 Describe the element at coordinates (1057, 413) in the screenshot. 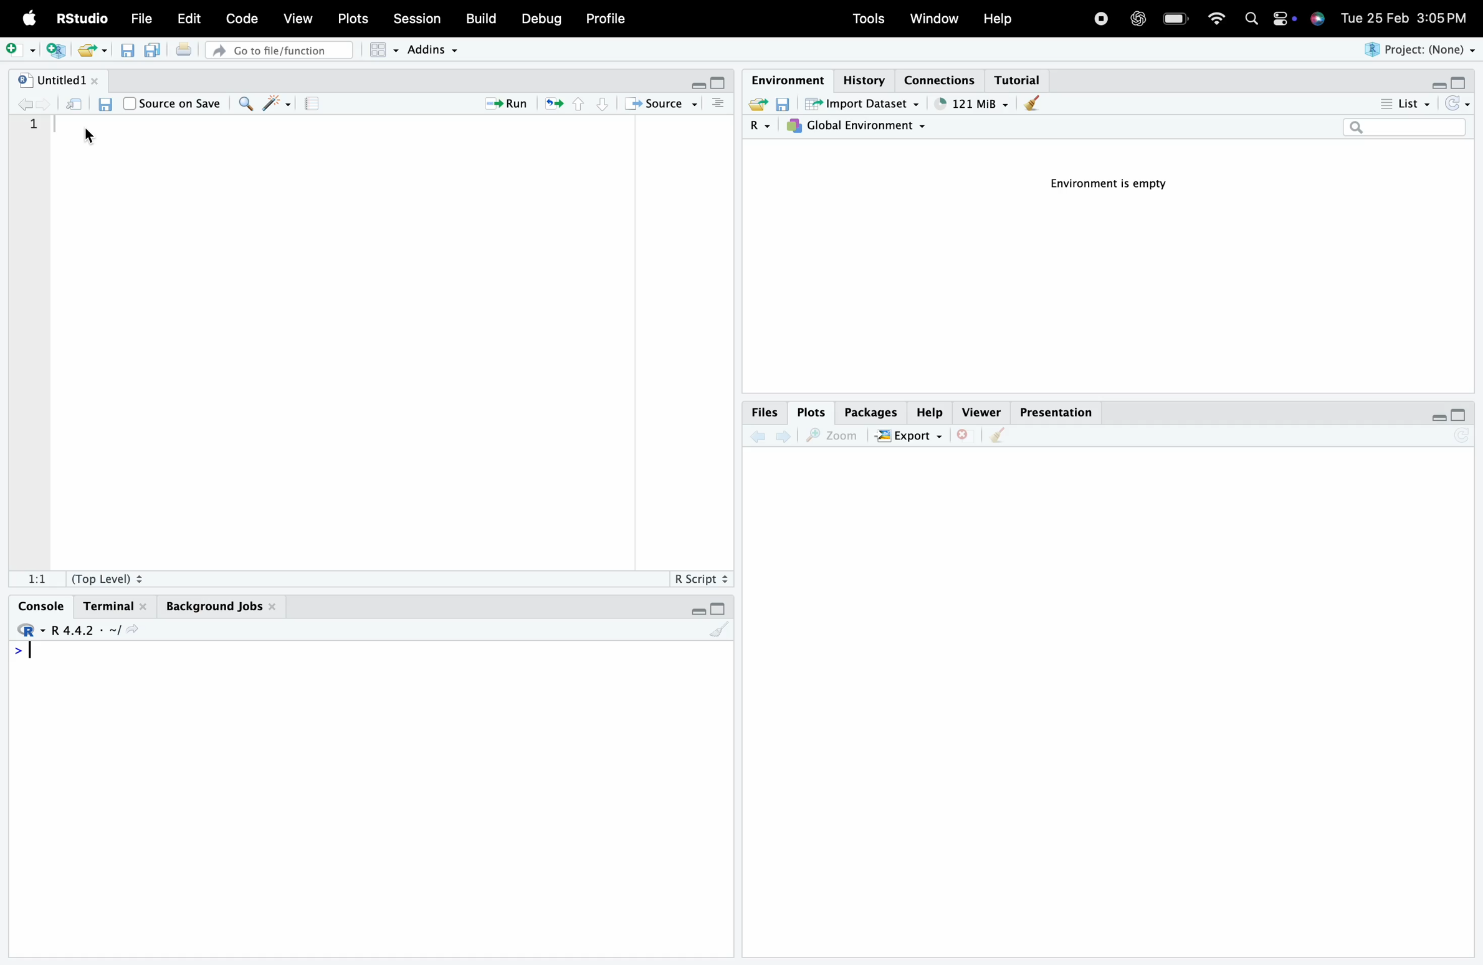

I see `Presentation` at that location.